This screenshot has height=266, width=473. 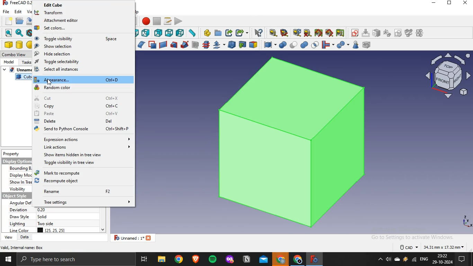 What do you see at coordinates (297, 33) in the screenshot?
I see `refresh` at bounding box center [297, 33].